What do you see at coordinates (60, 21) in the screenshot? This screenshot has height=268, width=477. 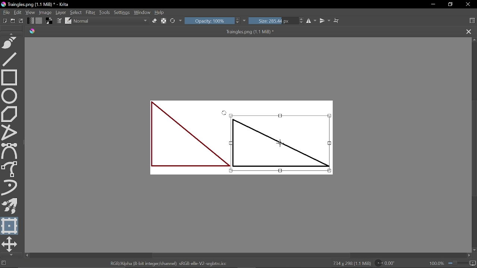 I see `Edit brush settings` at bounding box center [60, 21].